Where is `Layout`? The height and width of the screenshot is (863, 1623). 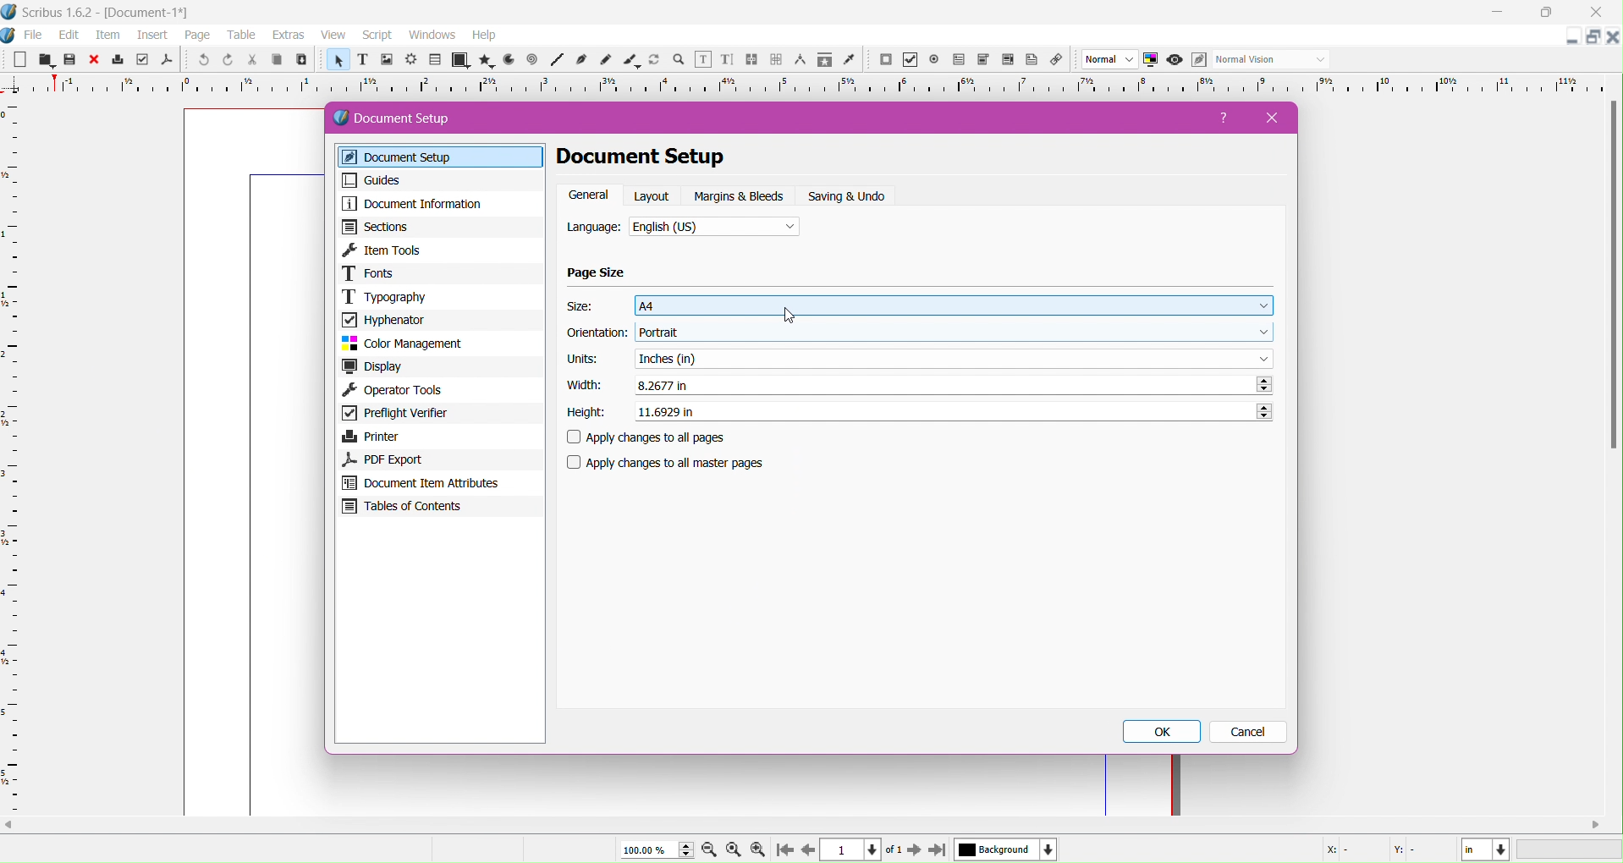 Layout is located at coordinates (653, 195).